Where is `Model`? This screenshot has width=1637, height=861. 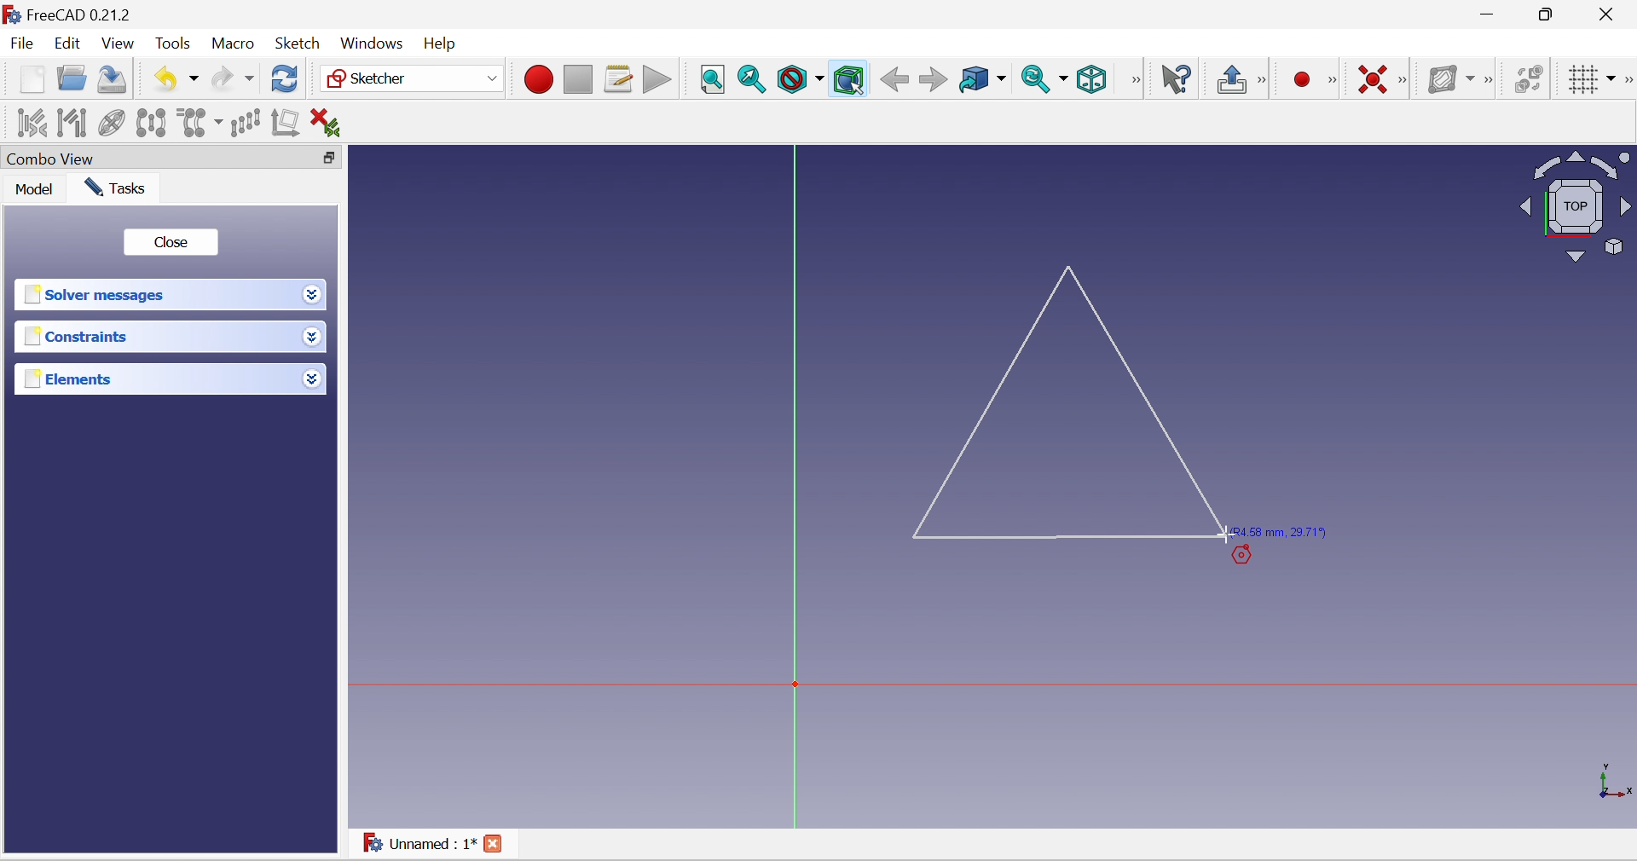
Model is located at coordinates (30, 189).